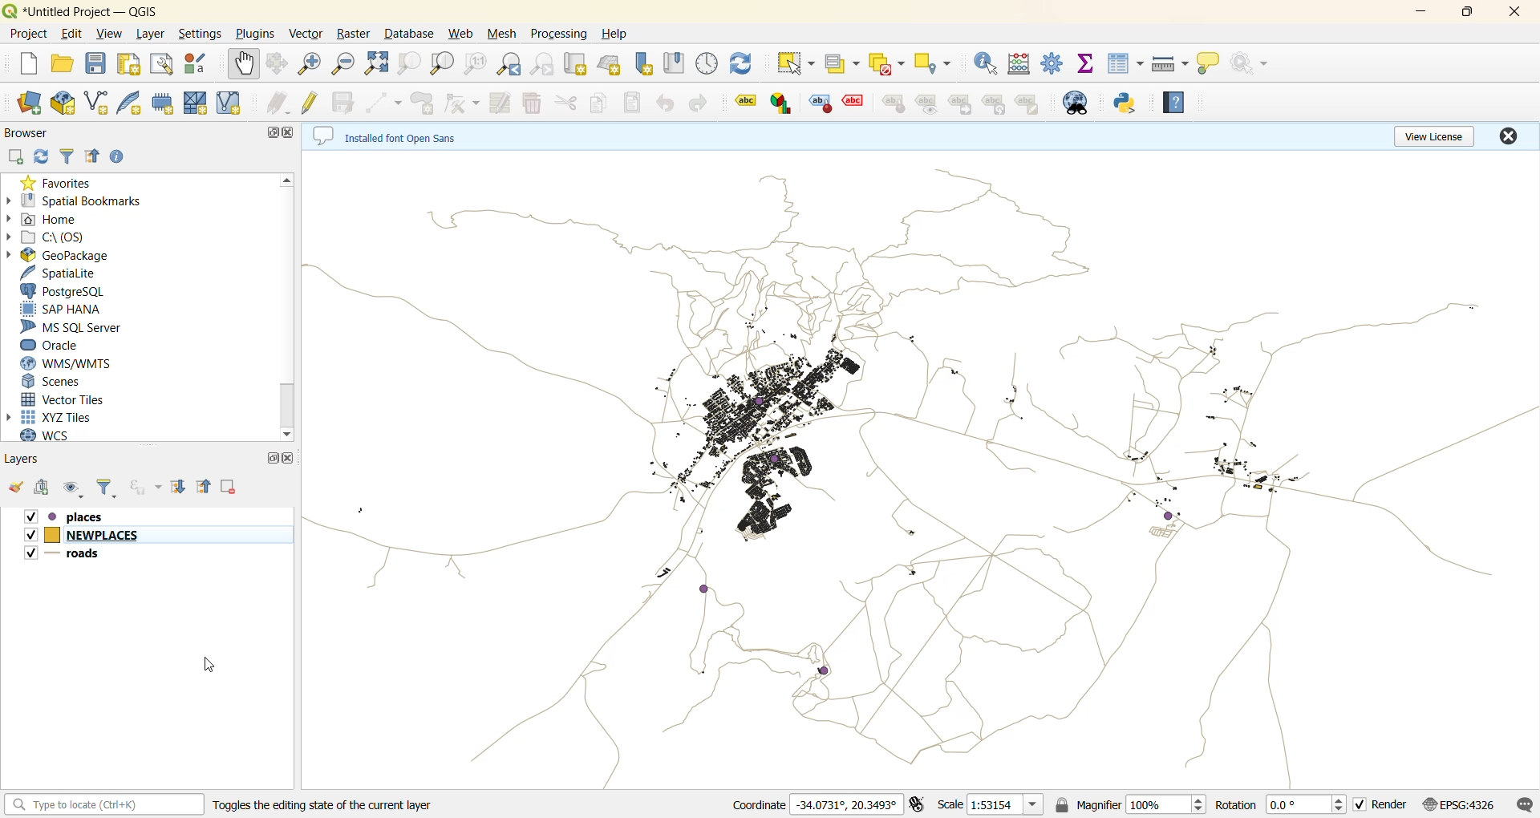 This screenshot has height=818, width=1540. I want to click on zoom last, so click(513, 64).